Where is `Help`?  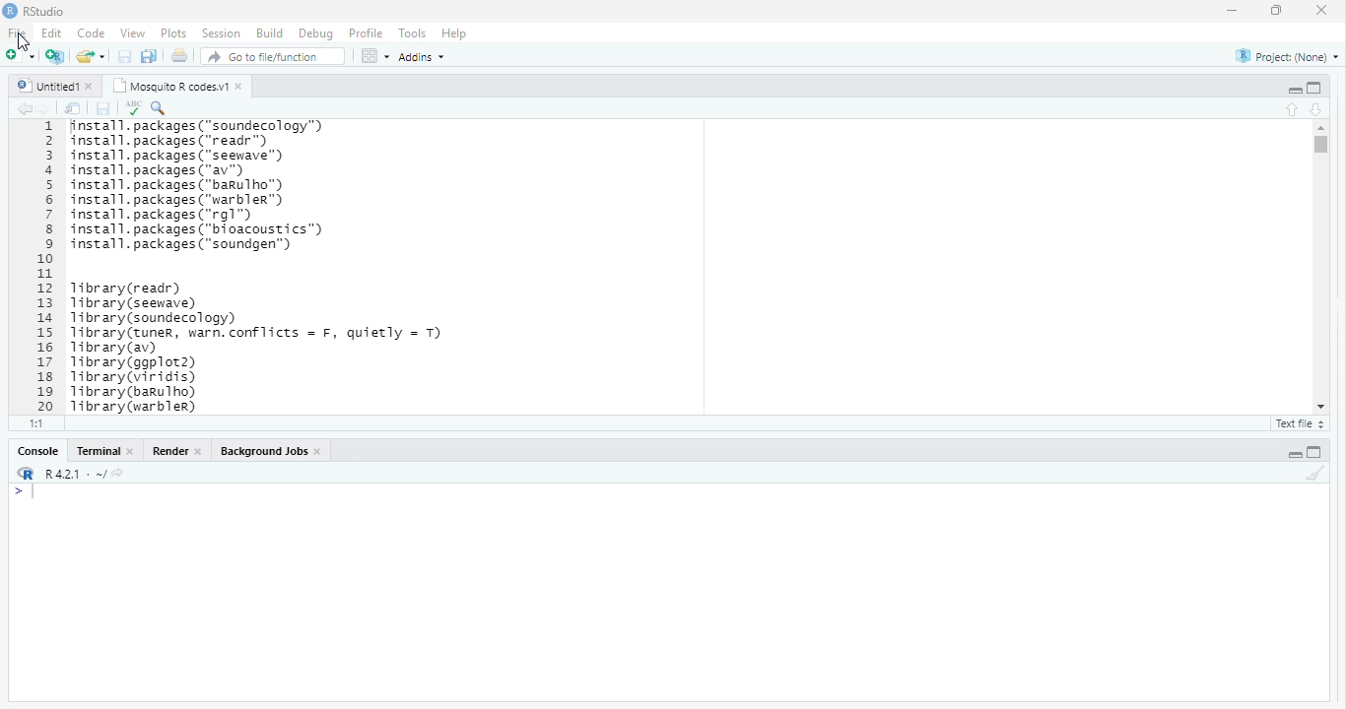
Help is located at coordinates (455, 33).